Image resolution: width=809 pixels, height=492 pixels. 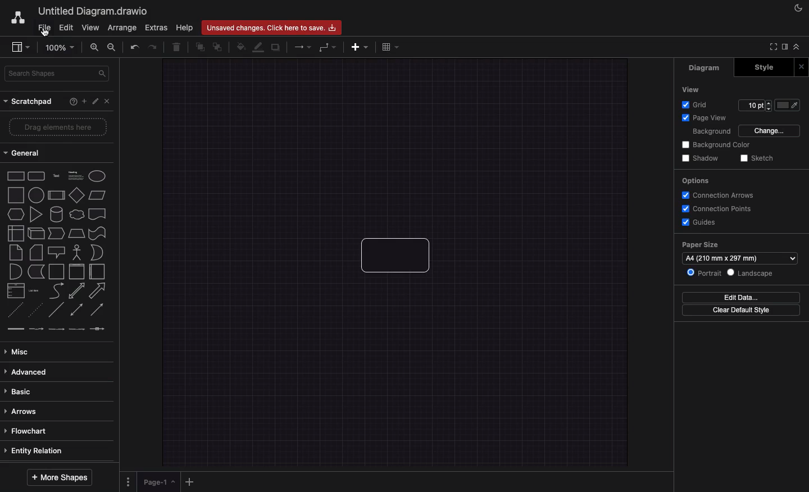 What do you see at coordinates (55, 128) in the screenshot?
I see `Drag elements here` at bounding box center [55, 128].